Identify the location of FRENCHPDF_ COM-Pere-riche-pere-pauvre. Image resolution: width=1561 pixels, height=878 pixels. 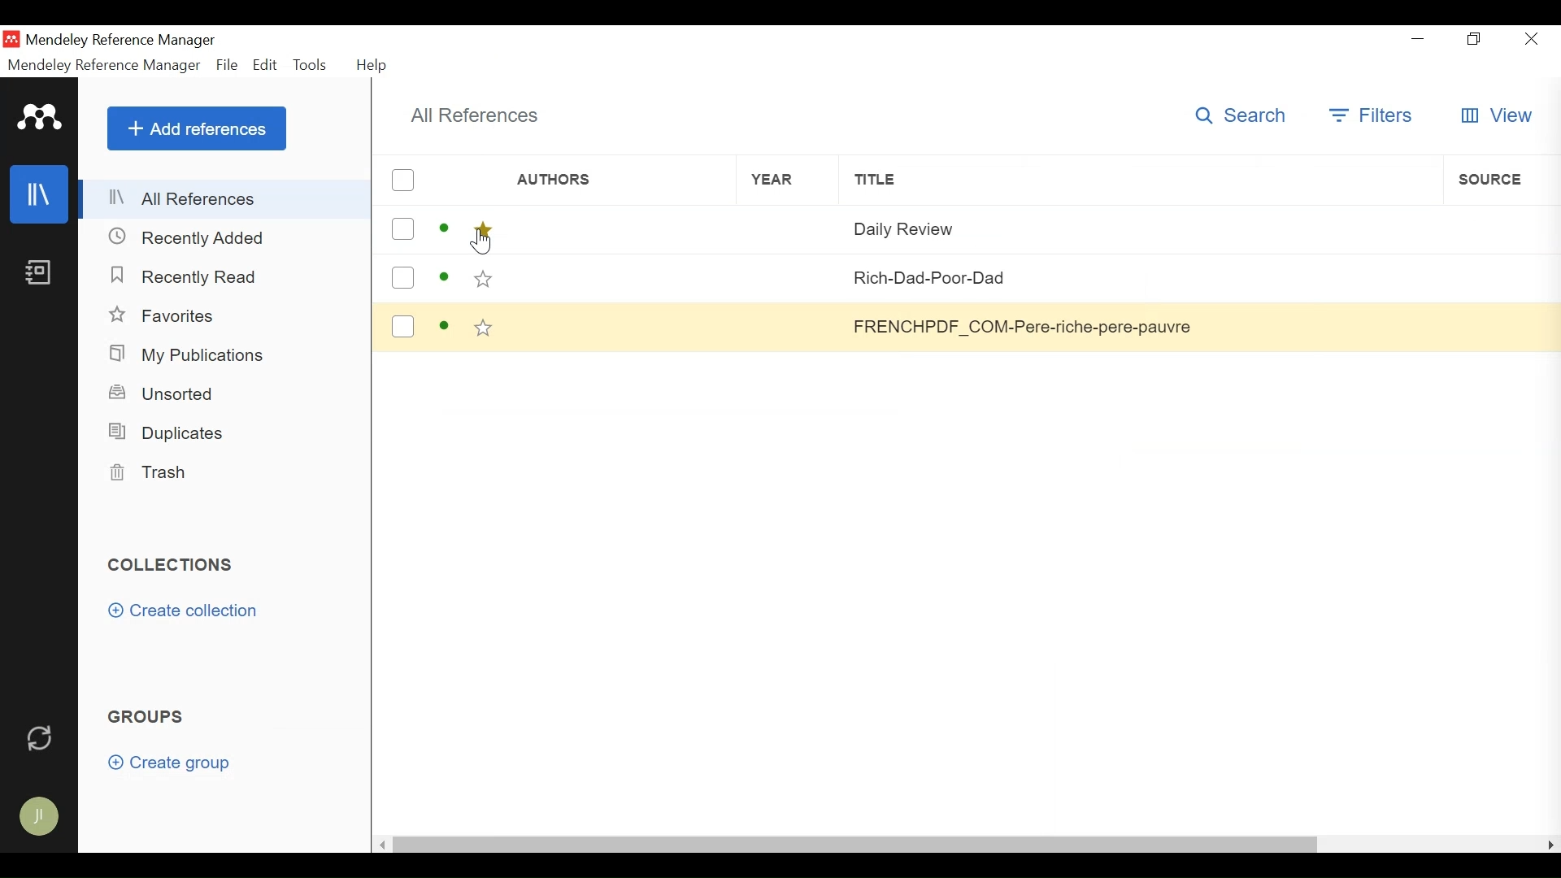
(1022, 328).